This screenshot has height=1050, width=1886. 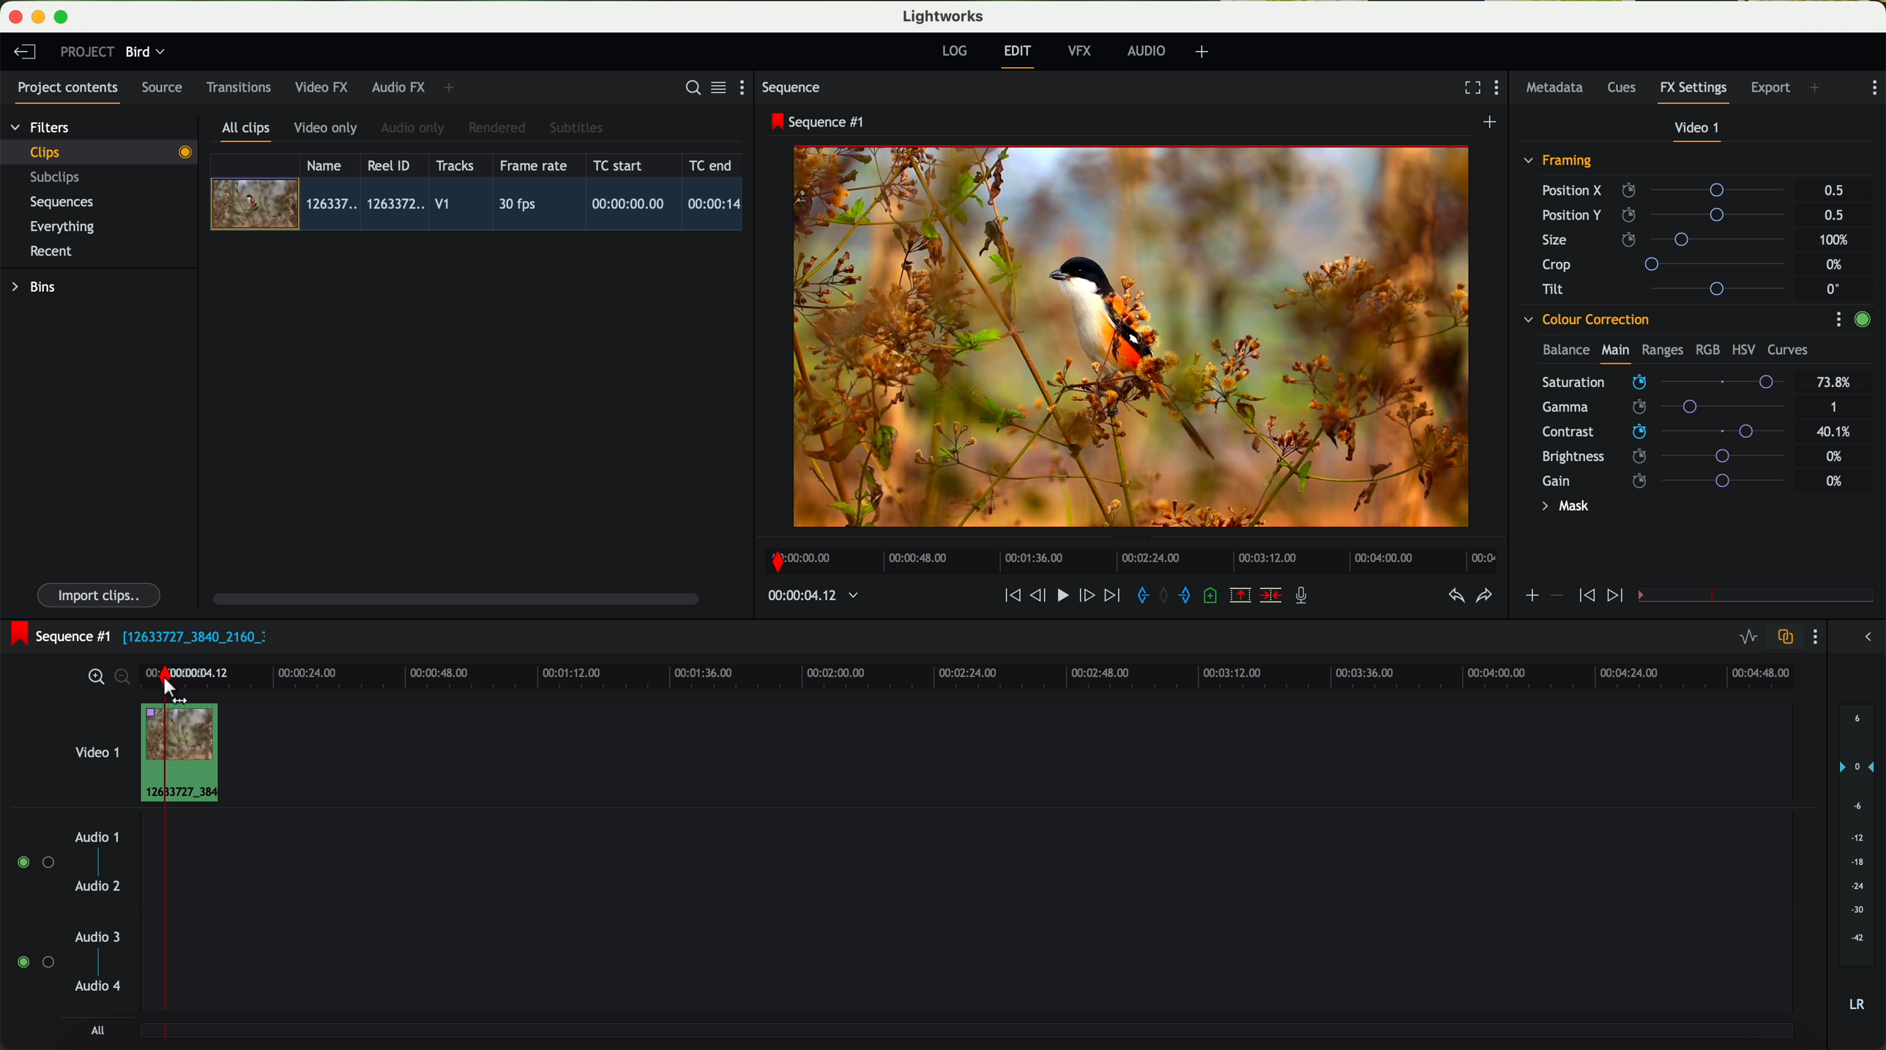 What do you see at coordinates (1134, 337) in the screenshot?
I see `applied effect` at bounding box center [1134, 337].